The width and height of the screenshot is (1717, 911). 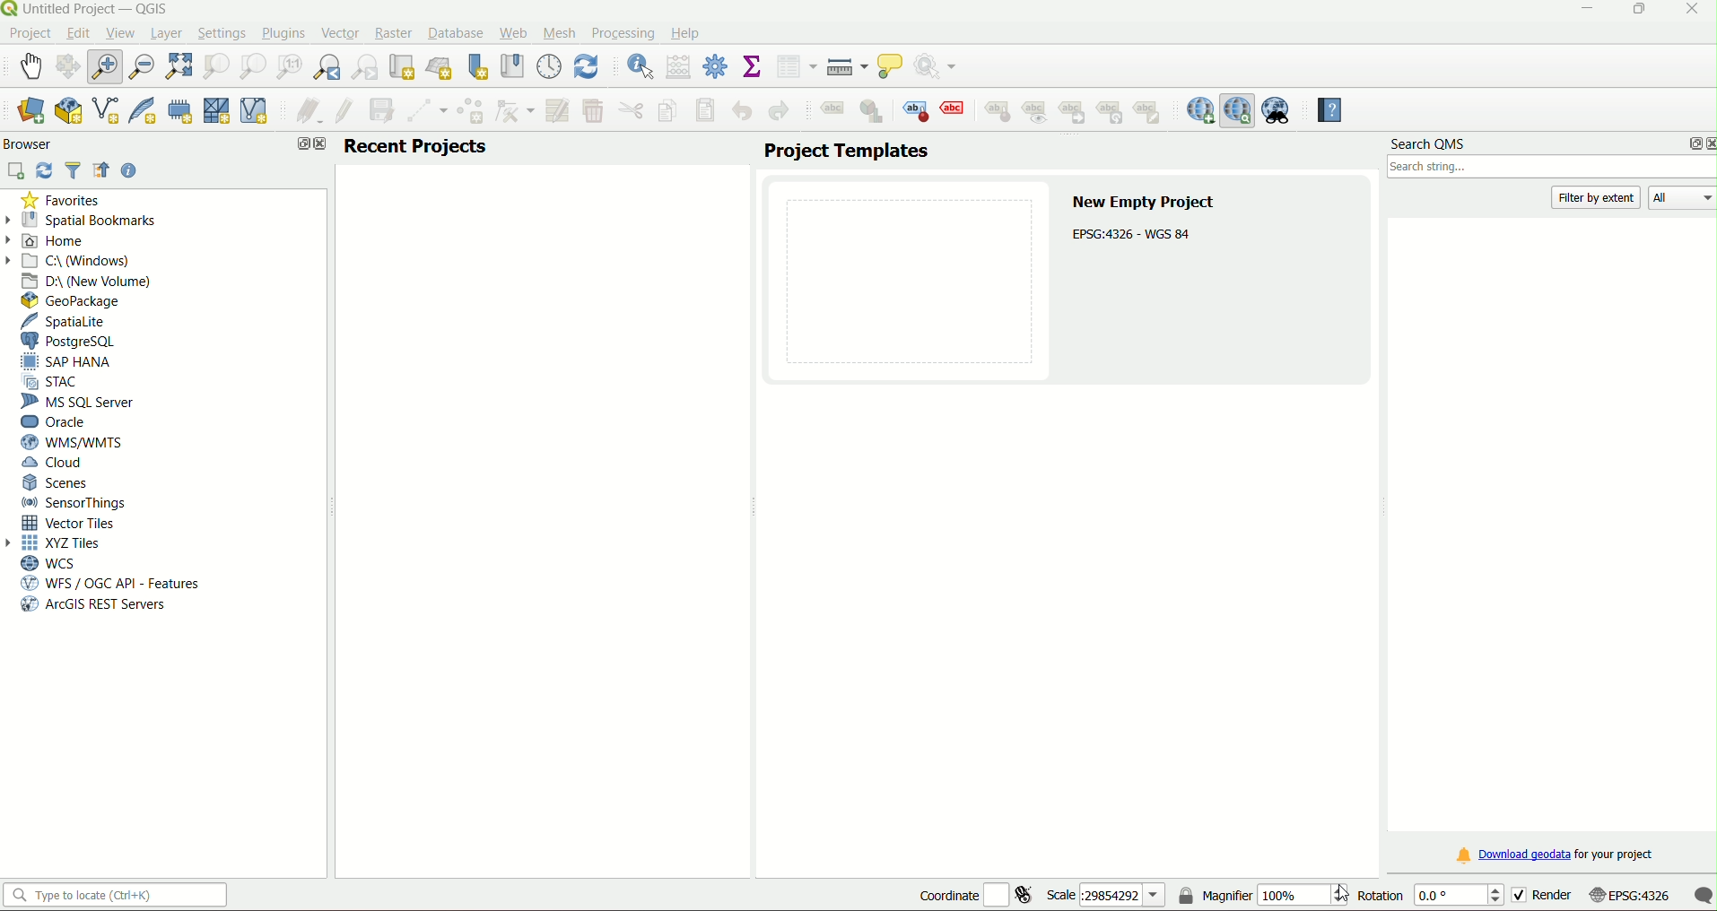 What do you see at coordinates (130, 170) in the screenshot?
I see `enable/disable properties widget` at bounding box center [130, 170].